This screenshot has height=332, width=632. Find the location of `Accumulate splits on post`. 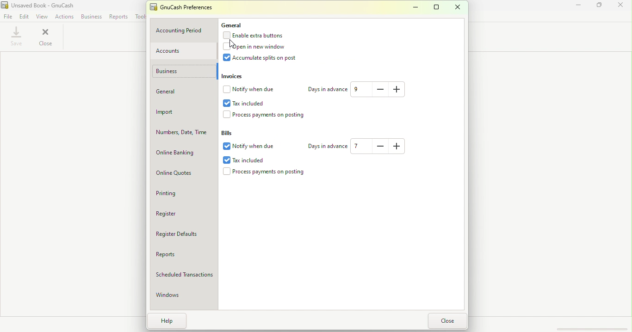

Accumulate splits on post is located at coordinates (263, 58).